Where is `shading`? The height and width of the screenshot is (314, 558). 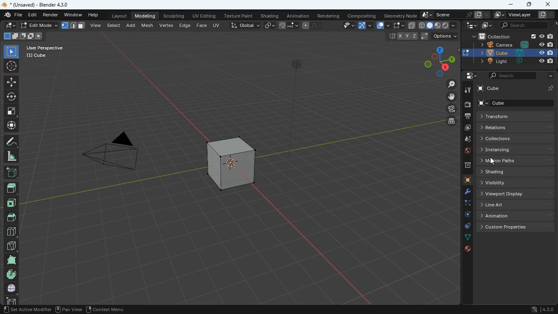 shading is located at coordinates (271, 16).